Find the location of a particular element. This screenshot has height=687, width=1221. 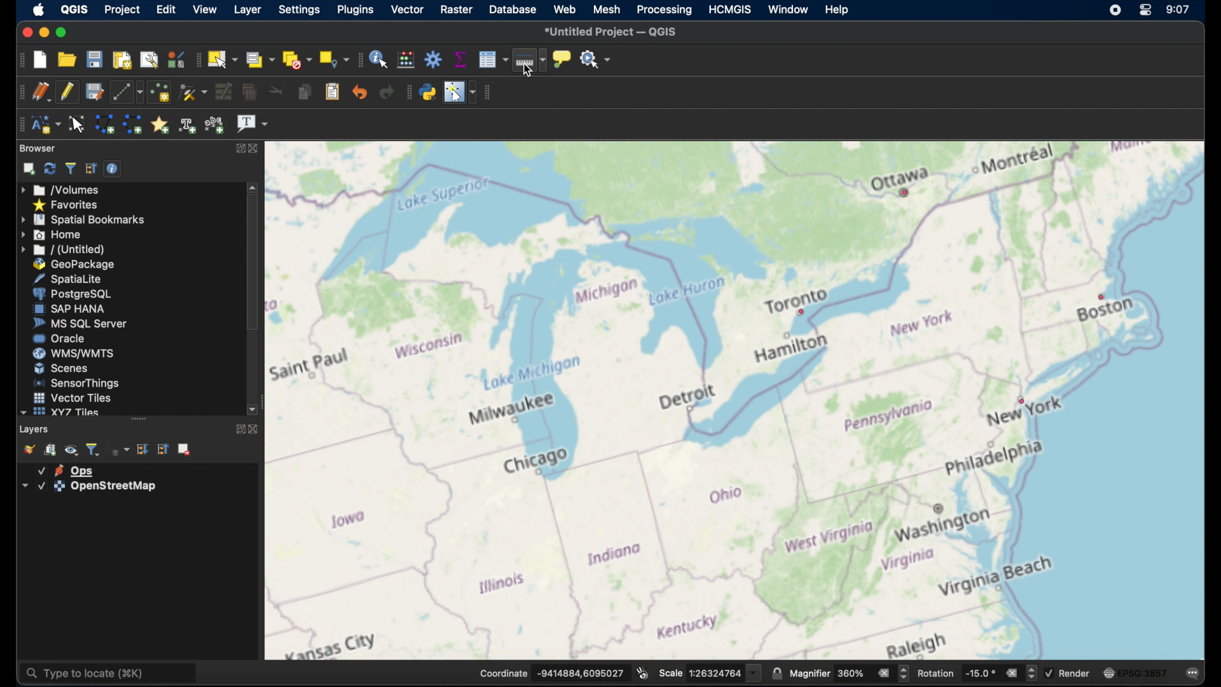

coordinate is located at coordinates (550, 672).